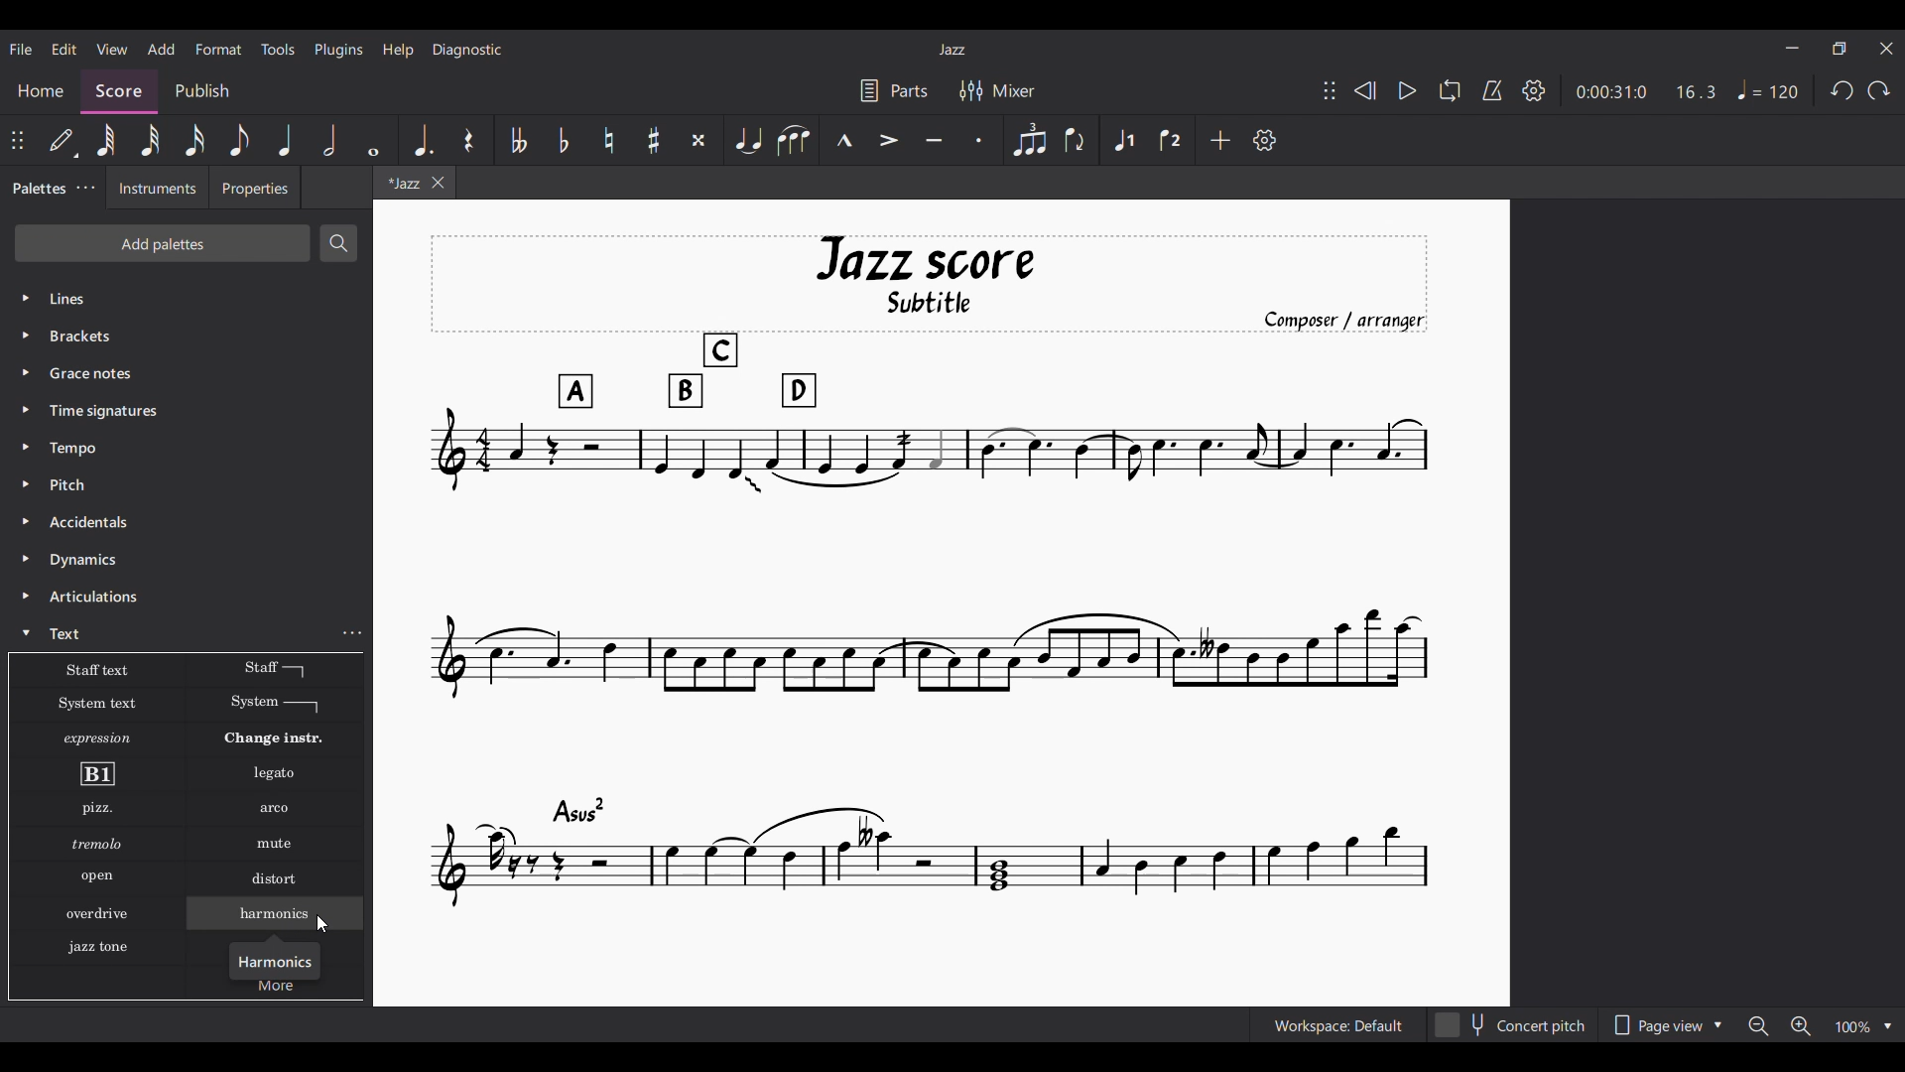 Image resolution: width=1905 pixels, height=1072 pixels. Describe the element at coordinates (116, 86) in the screenshot. I see `Score, current section highlighted` at that location.